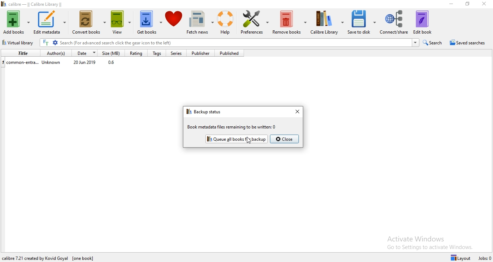  I want to click on backup status, so click(205, 112).